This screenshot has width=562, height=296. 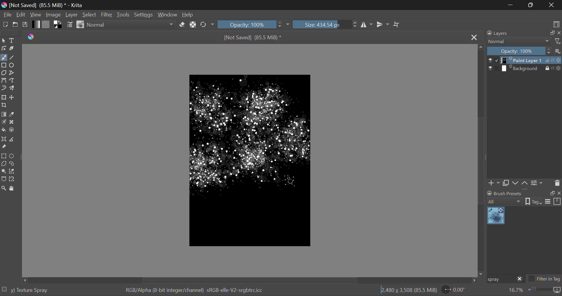 What do you see at coordinates (12, 123) in the screenshot?
I see `Smart Patch Tool` at bounding box center [12, 123].